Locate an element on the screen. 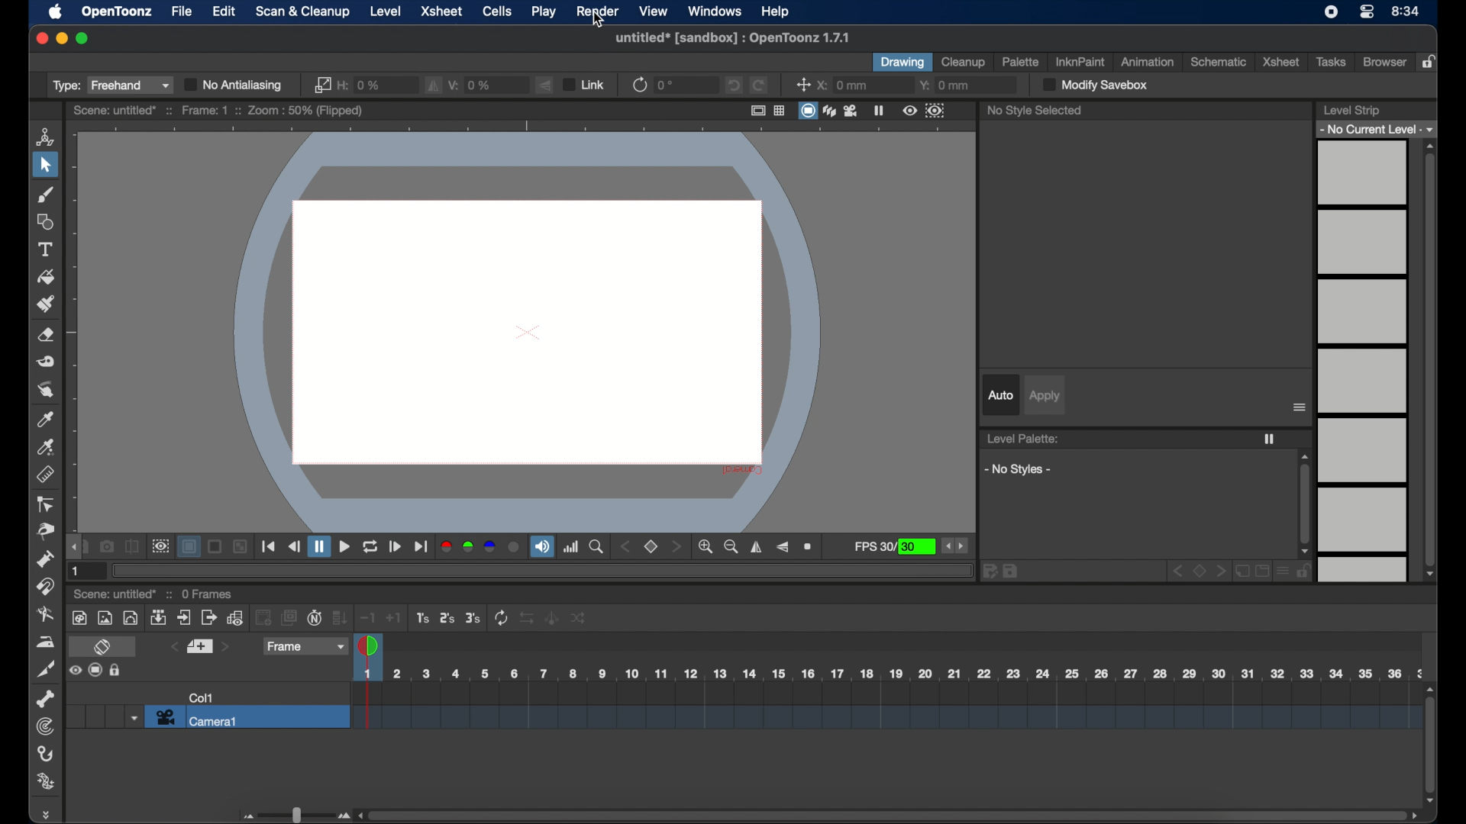 Image resolution: width=1466 pixels, height=824 pixels. 0 is located at coordinates (667, 85).